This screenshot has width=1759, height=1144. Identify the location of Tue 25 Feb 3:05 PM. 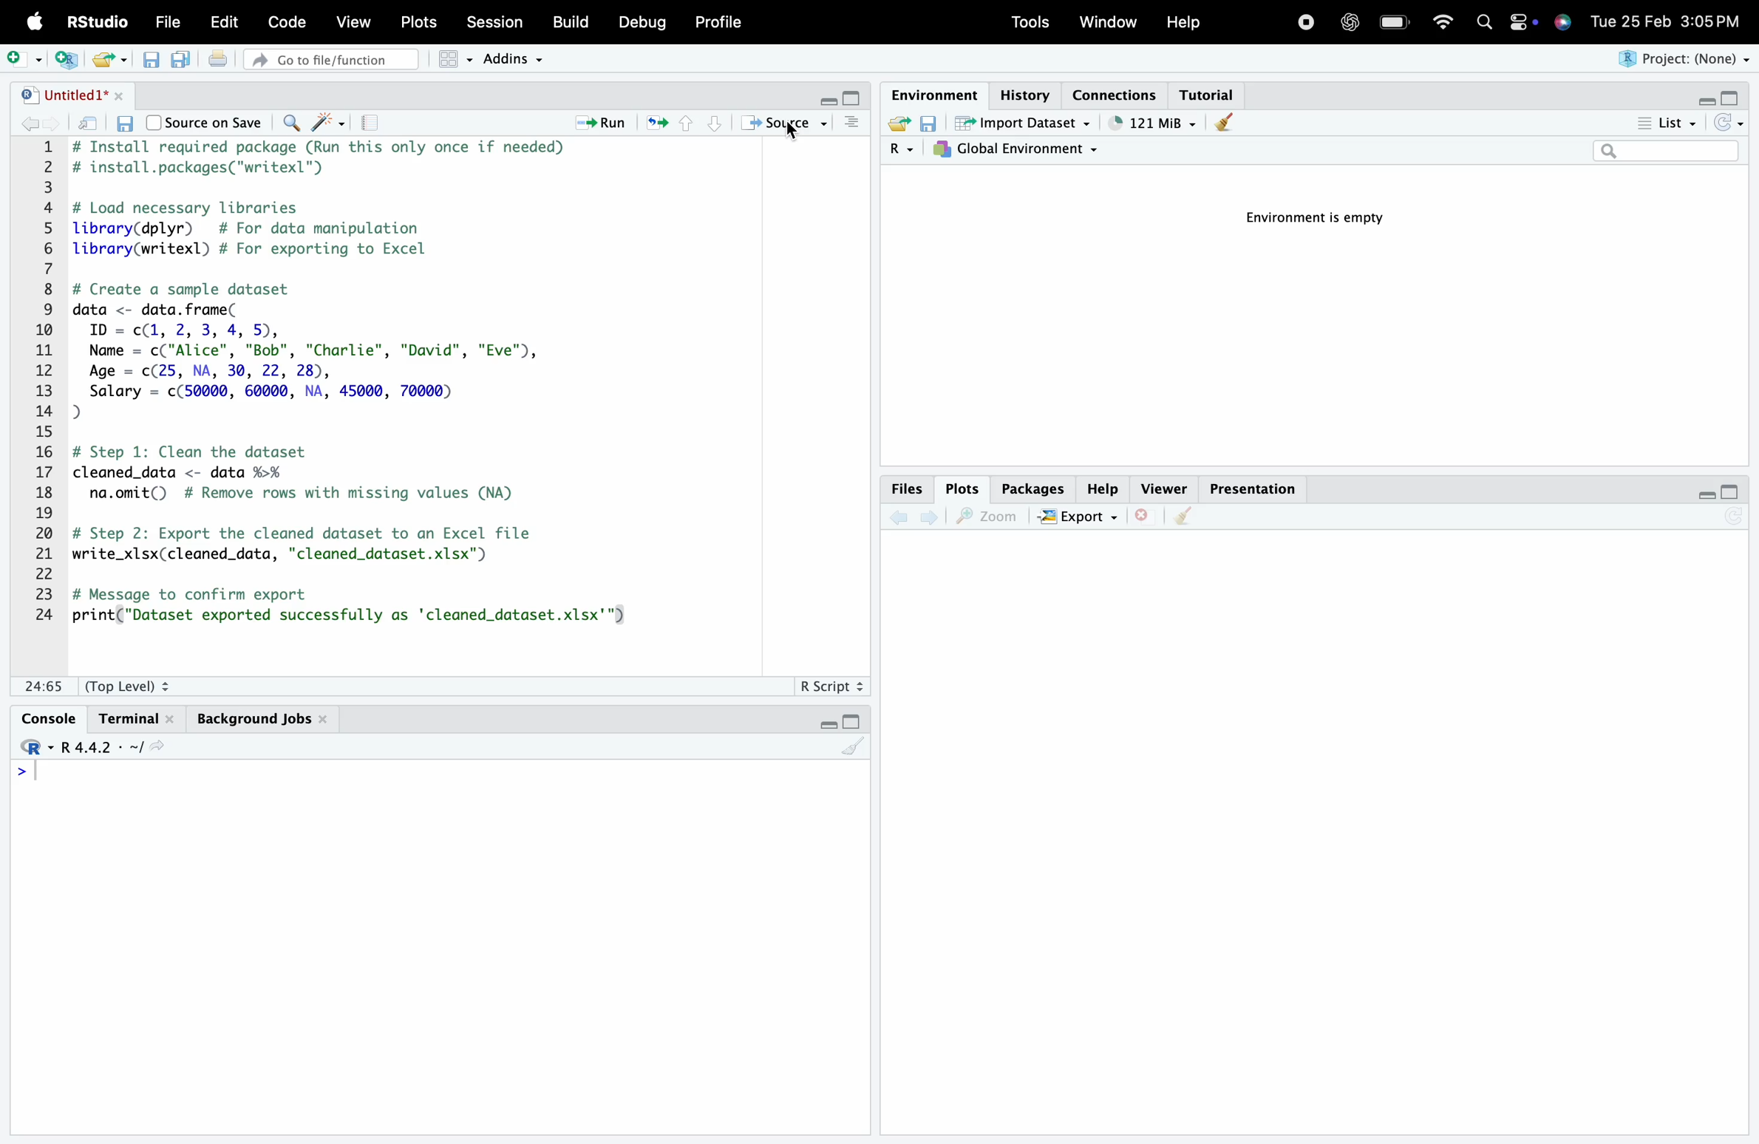
(1664, 22).